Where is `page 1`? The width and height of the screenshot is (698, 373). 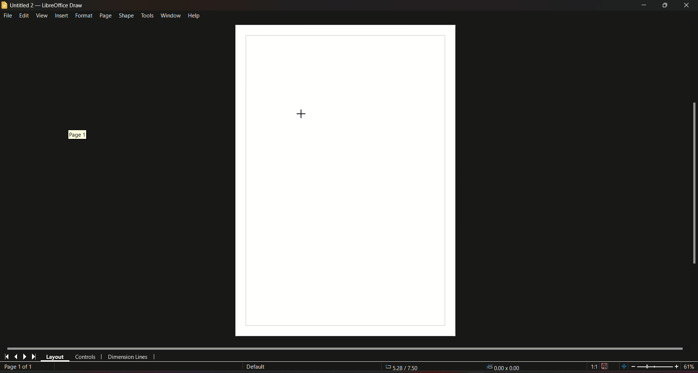 page 1 is located at coordinates (76, 134).